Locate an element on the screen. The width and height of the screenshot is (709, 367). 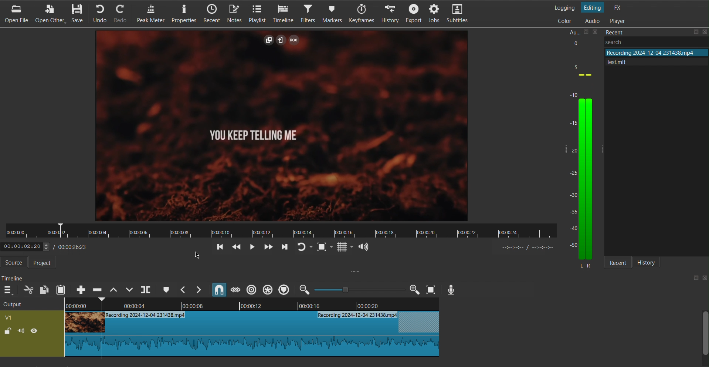
Show the volume control is located at coordinates (364, 248).